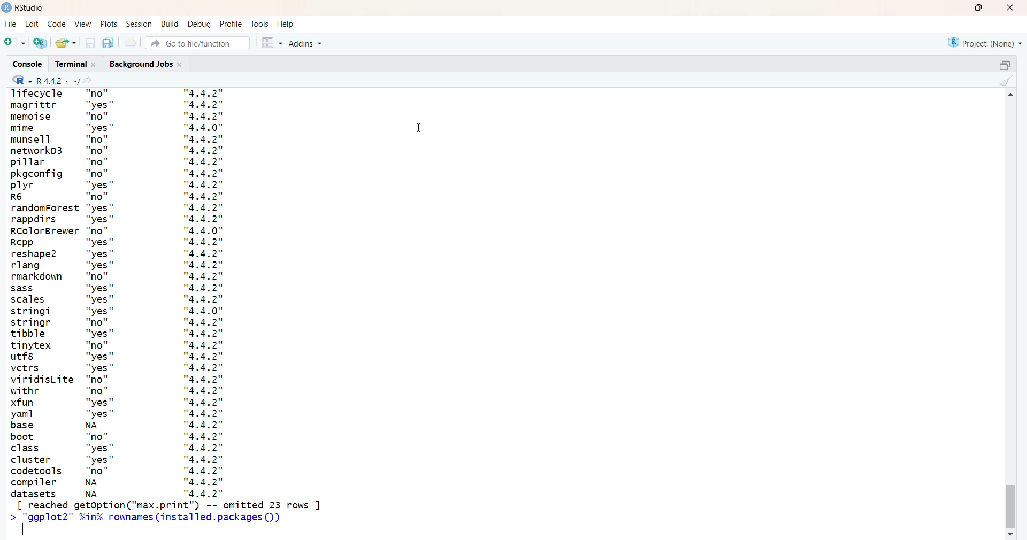 The image size is (1027, 540). I want to click on minimize, so click(945, 7).